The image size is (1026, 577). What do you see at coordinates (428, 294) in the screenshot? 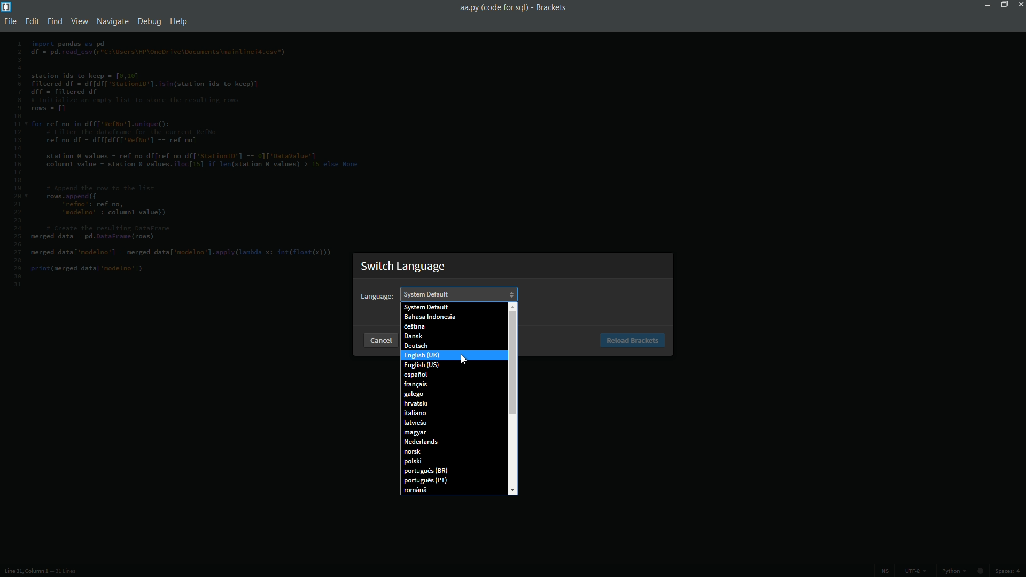
I see `system default` at bounding box center [428, 294].